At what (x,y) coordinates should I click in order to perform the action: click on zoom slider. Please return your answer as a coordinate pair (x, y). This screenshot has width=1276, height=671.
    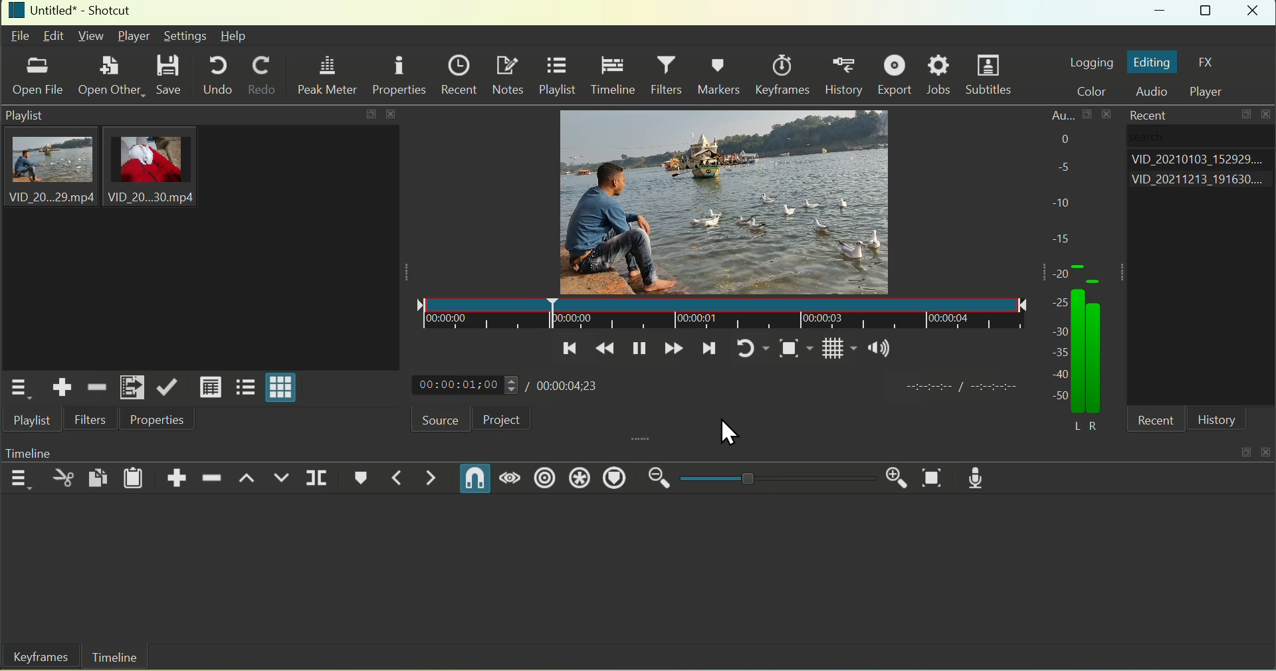
    Looking at the image, I should click on (775, 479).